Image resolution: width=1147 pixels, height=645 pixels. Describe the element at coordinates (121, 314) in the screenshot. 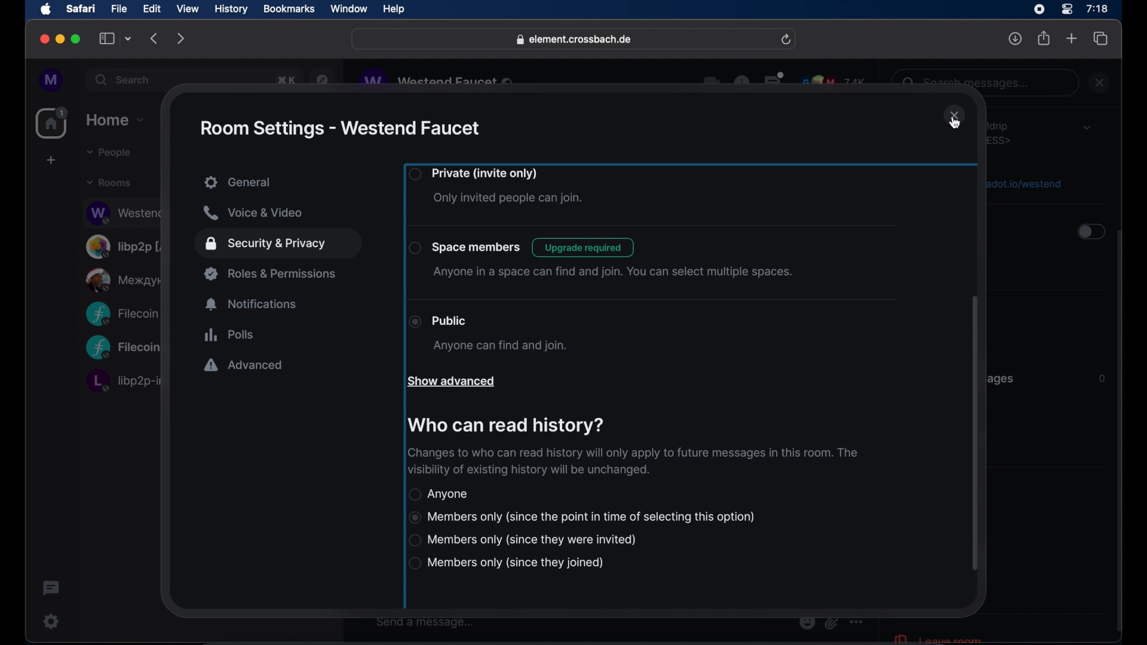

I see `obscure` at that location.